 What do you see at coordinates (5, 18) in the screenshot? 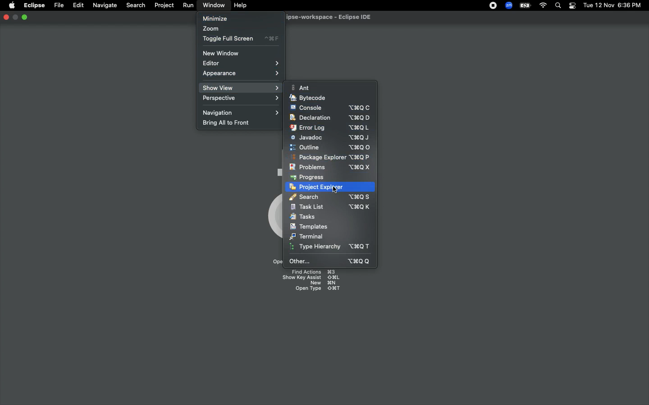
I see `Close` at bounding box center [5, 18].